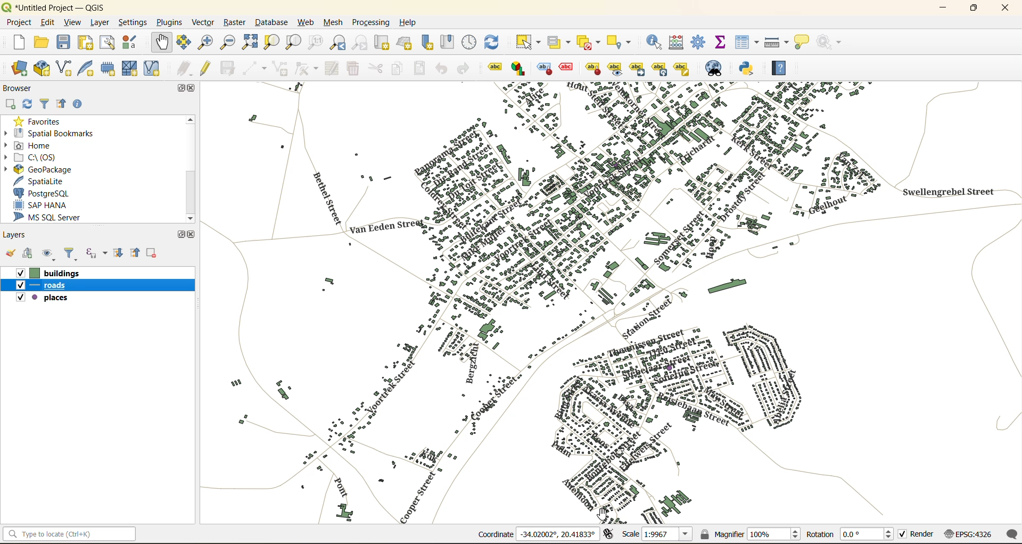  Describe the element at coordinates (304, 24) in the screenshot. I see `web` at that location.